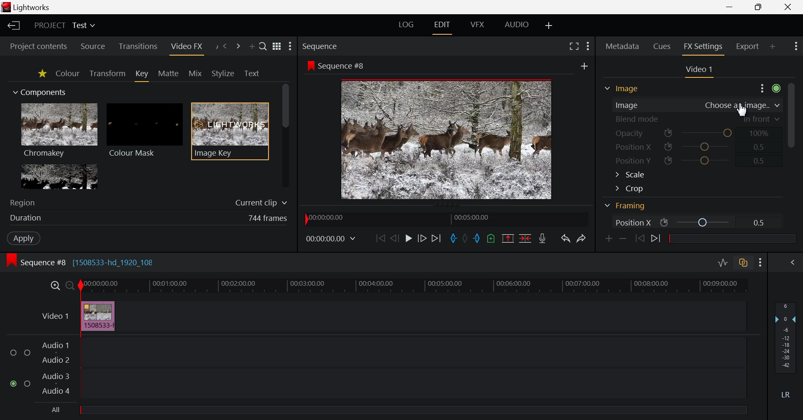  Describe the element at coordinates (437, 238) in the screenshot. I see `To End` at that location.